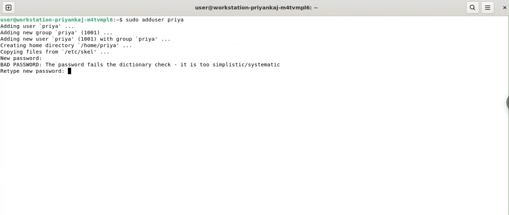 The width and height of the screenshot is (509, 215). I want to click on search, so click(473, 8).